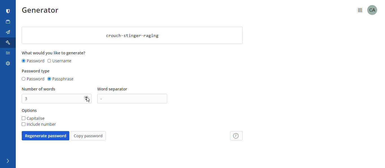 The width and height of the screenshot is (385, 168). I want to click on cursor, so click(87, 100).